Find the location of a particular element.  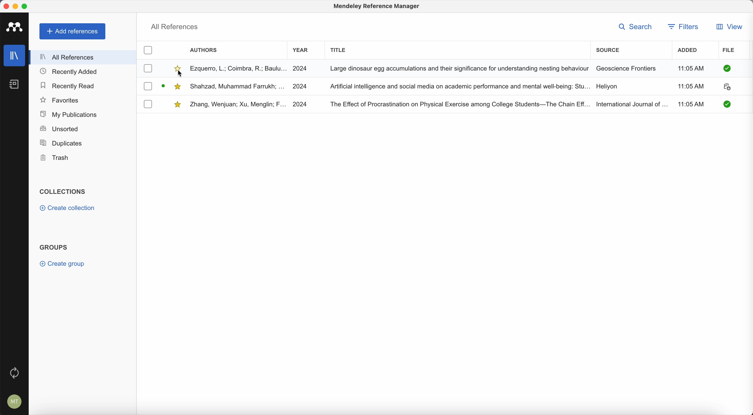

11:05 AM is located at coordinates (690, 69).